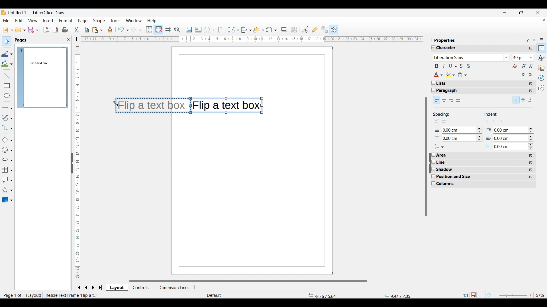 This screenshot has height=307, width=547. I want to click on Go to previous slide, so click(86, 287).